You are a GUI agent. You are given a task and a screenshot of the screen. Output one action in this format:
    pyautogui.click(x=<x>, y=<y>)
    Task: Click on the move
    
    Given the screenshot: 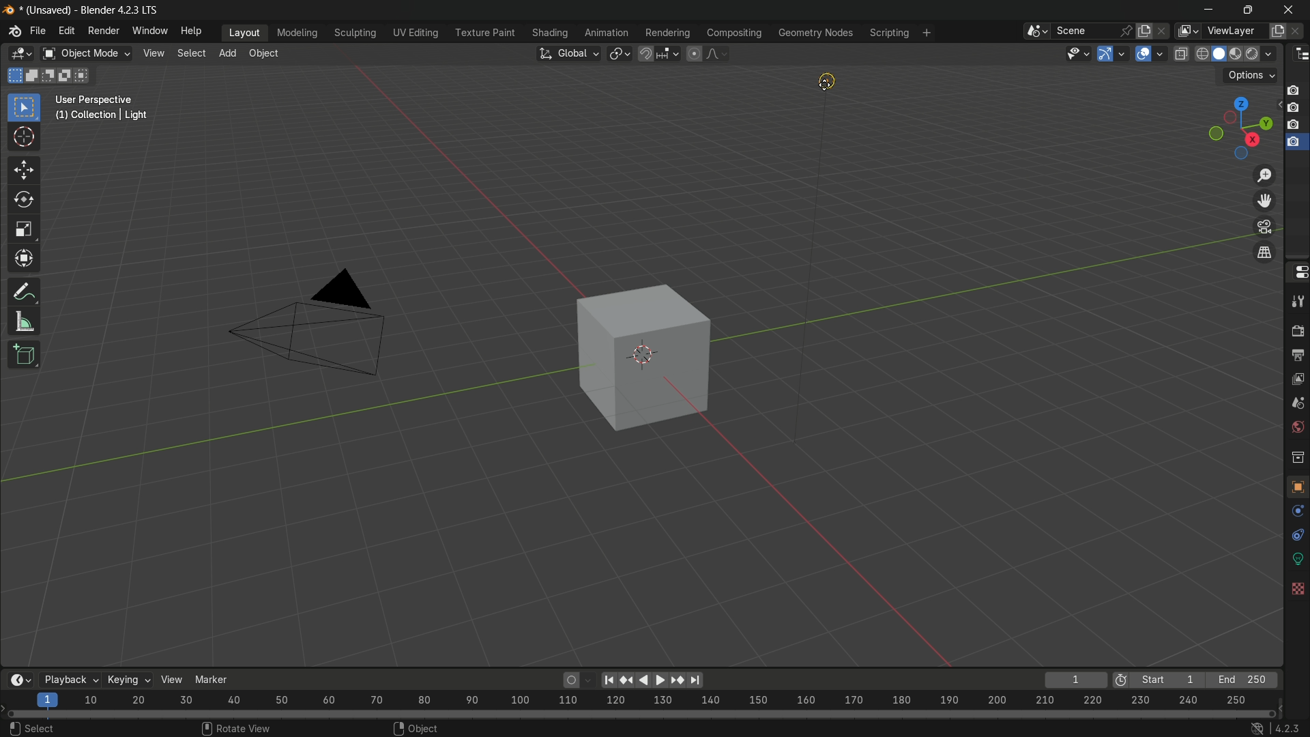 What is the action you would take?
    pyautogui.click(x=25, y=170)
    